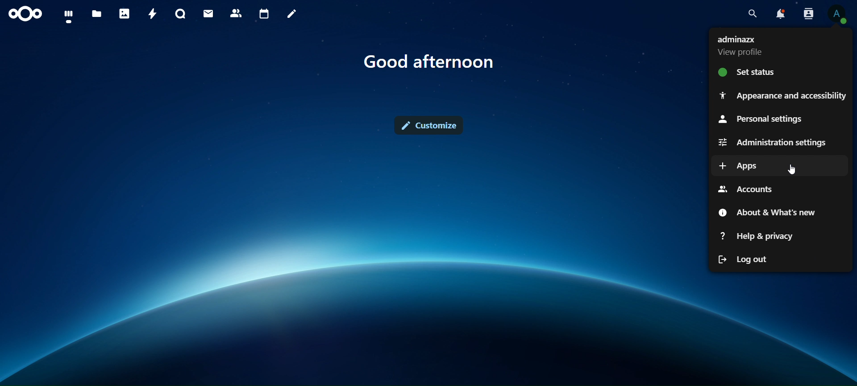  What do you see at coordinates (750, 72) in the screenshot?
I see `set profile` at bounding box center [750, 72].